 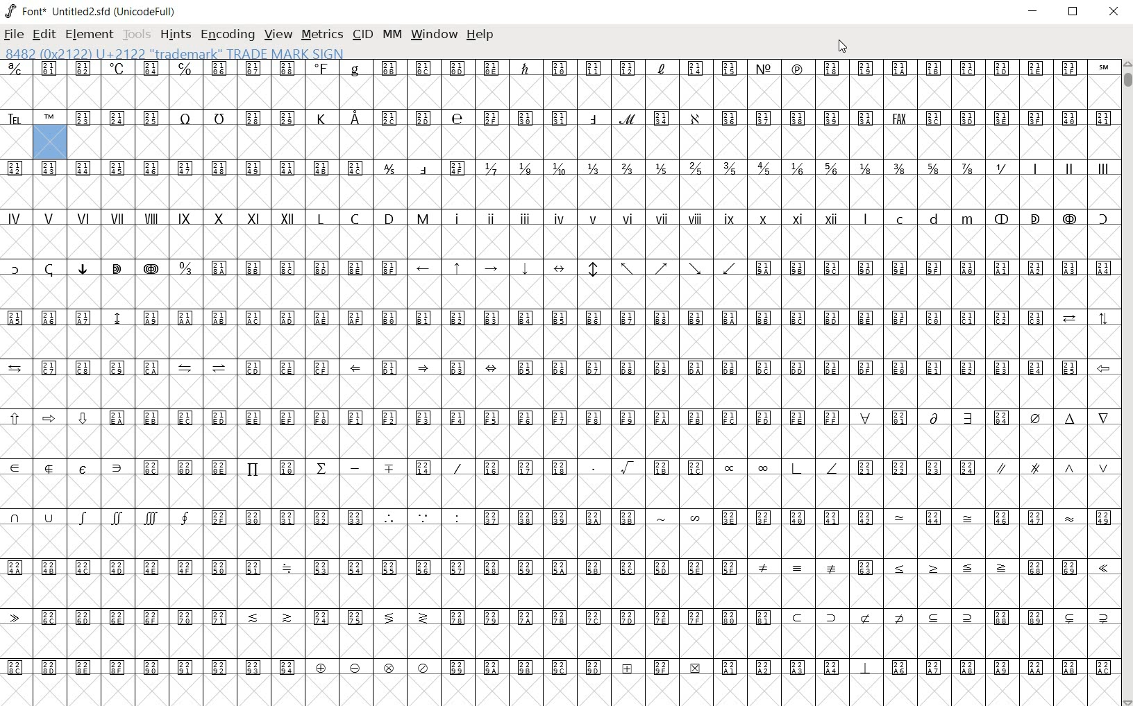 What do you see at coordinates (305, 283) in the screenshot?
I see `symbols` at bounding box center [305, 283].